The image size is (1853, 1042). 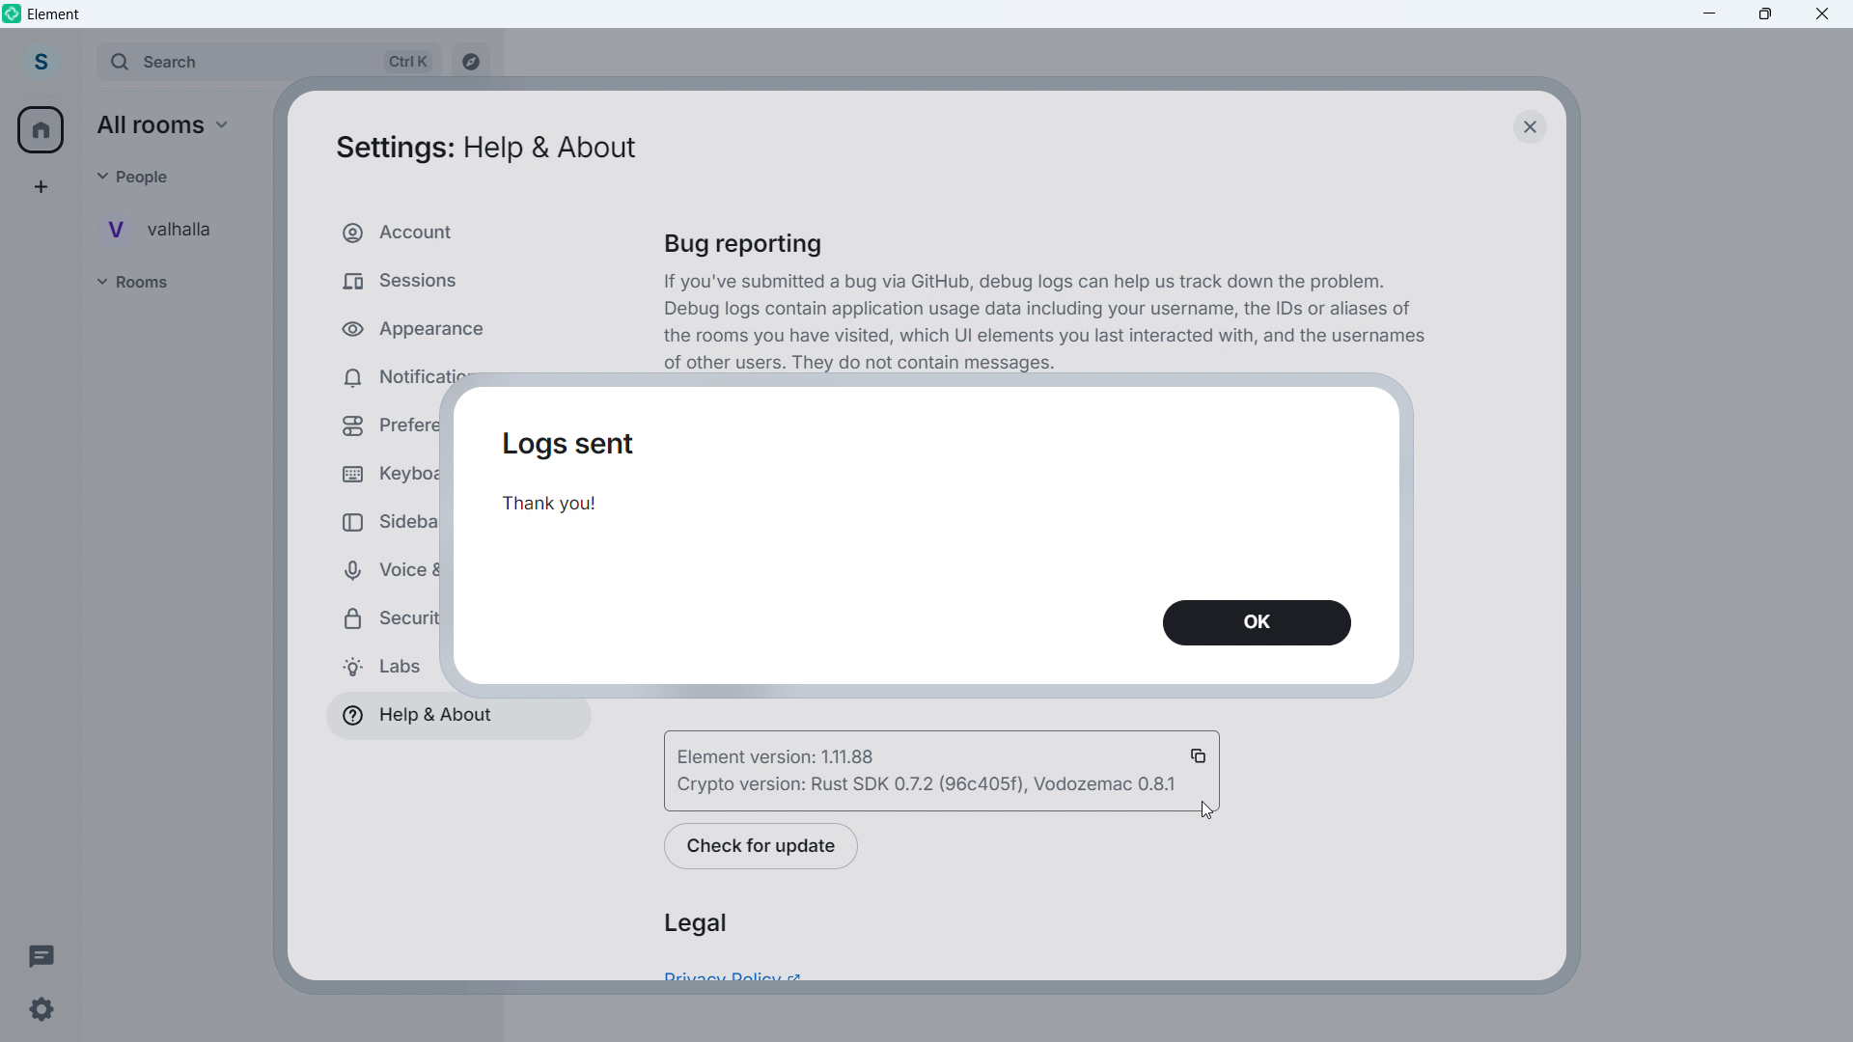 What do you see at coordinates (151, 283) in the screenshot?
I see `Rooms ` at bounding box center [151, 283].